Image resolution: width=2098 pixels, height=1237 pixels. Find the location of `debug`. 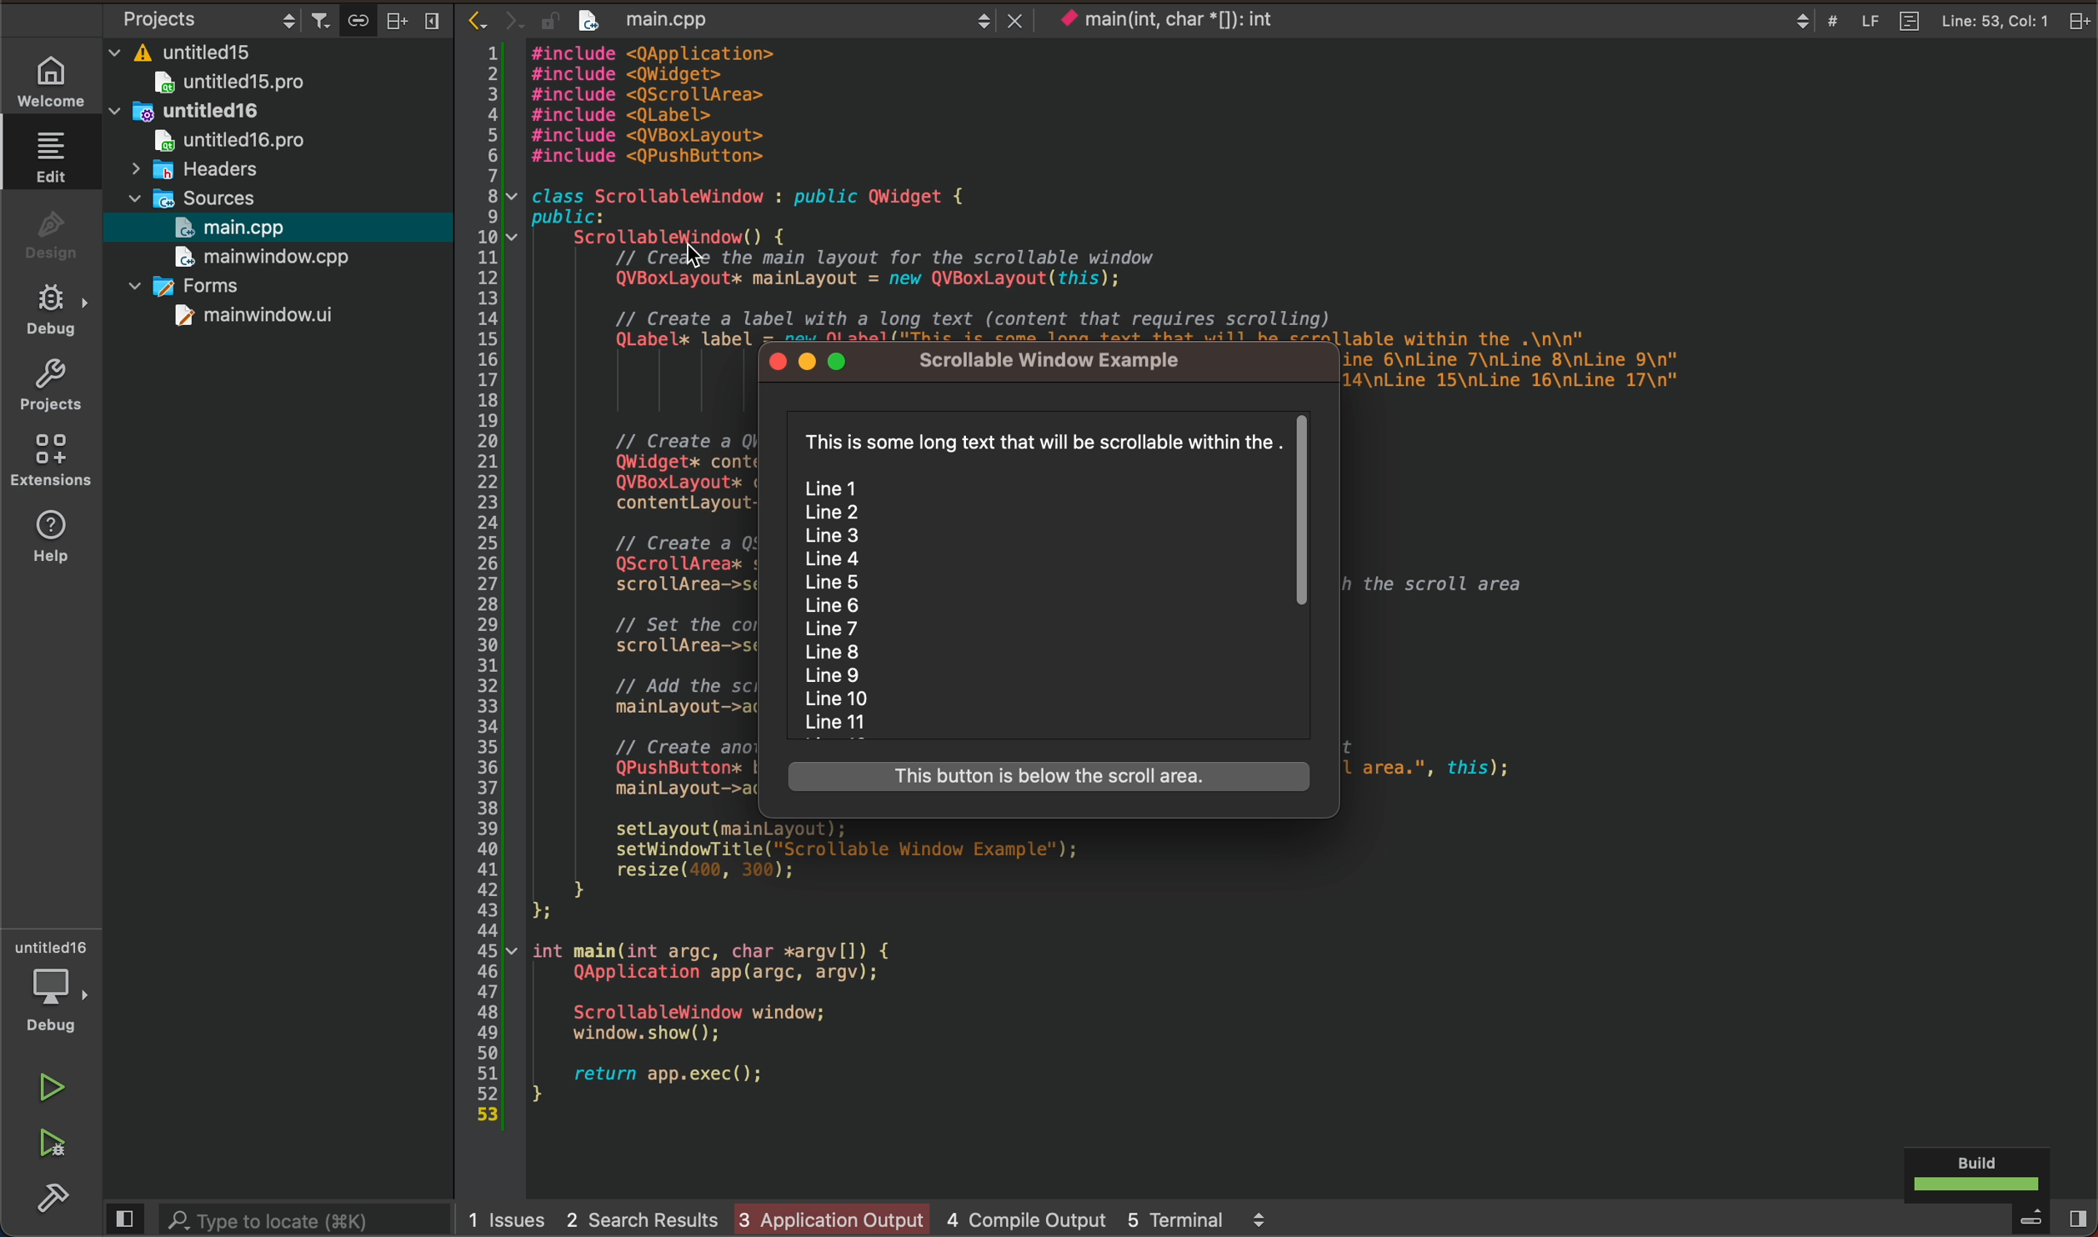

debug is located at coordinates (51, 312).